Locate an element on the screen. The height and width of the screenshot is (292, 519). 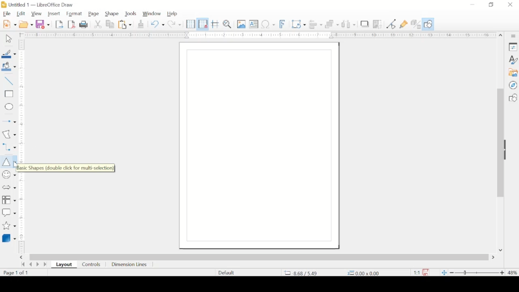
transformations is located at coordinates (299, 24).